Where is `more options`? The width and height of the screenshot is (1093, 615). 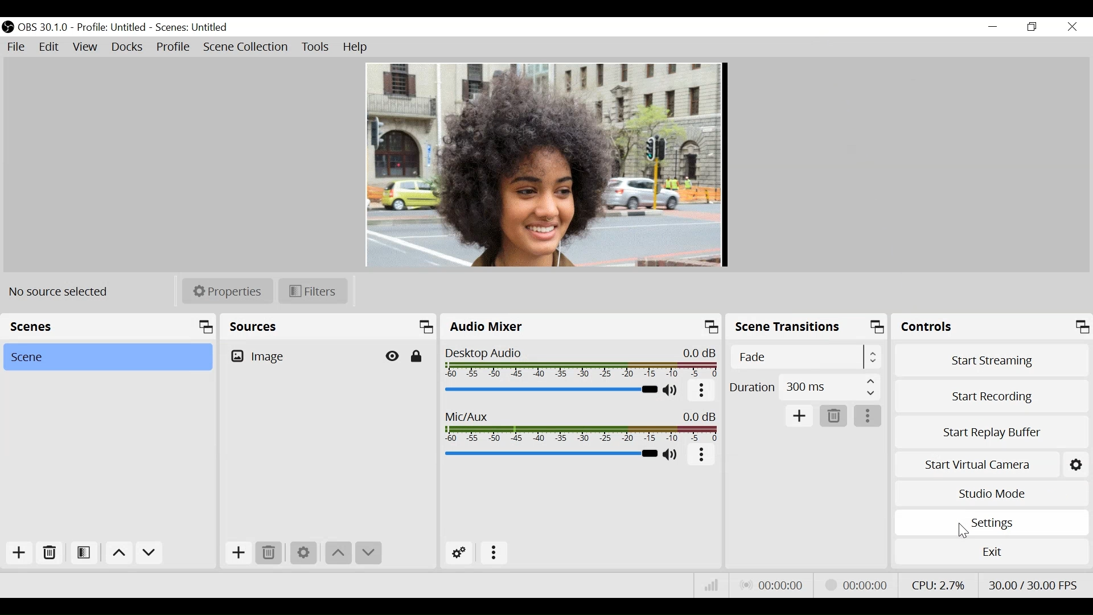 more options is located at coordinates (702, 392).